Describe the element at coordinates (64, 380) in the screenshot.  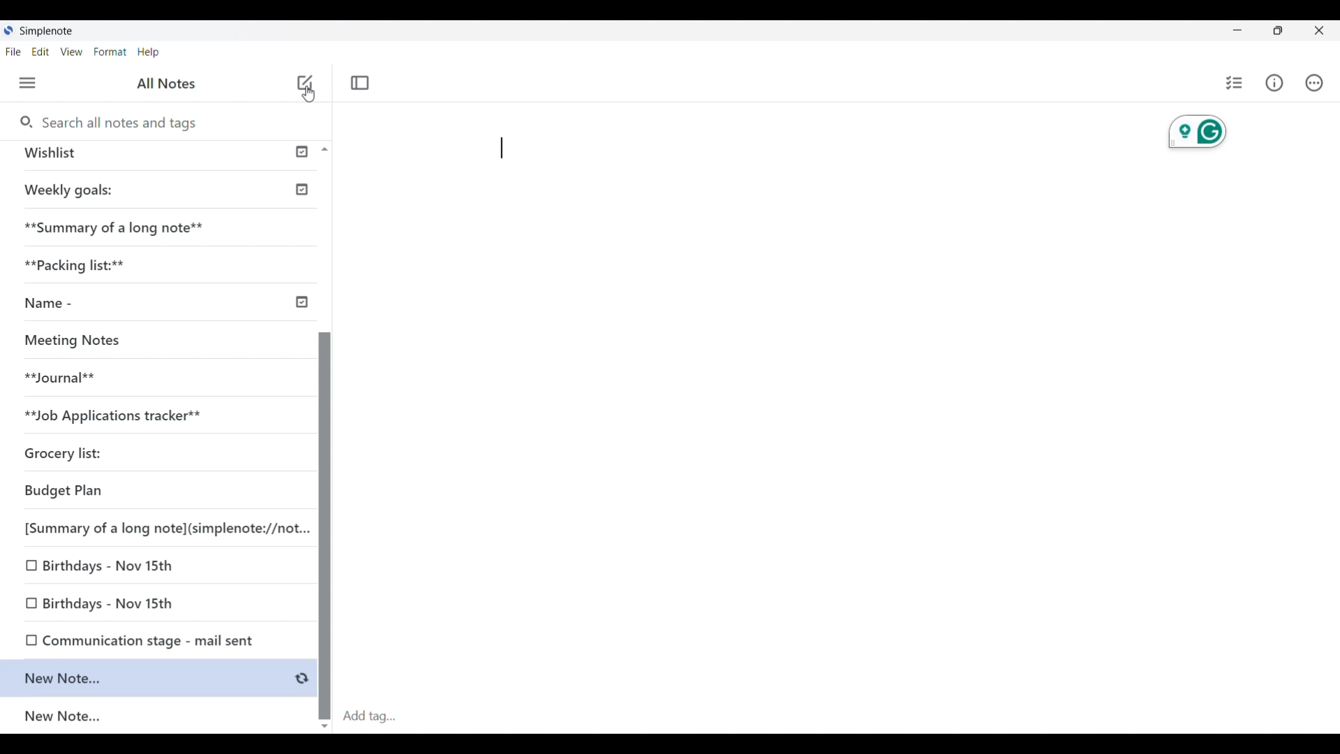
I see `**Journal**` at that location.